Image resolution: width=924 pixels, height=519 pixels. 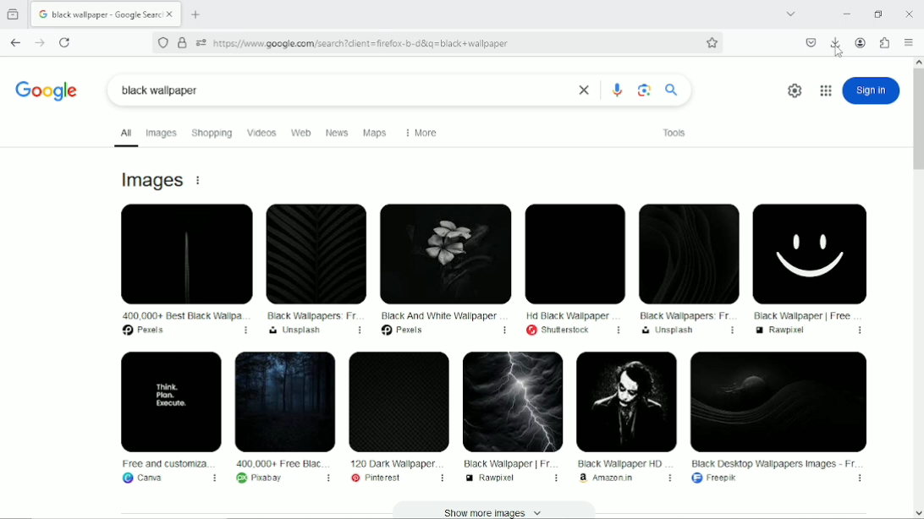 What do you see at coordinates (362, 43) in the screenshot?
I see `https://www.google.com/search?dient =firefox-b-d&ig=black +wallpaper` at bounding box center [362, 43].